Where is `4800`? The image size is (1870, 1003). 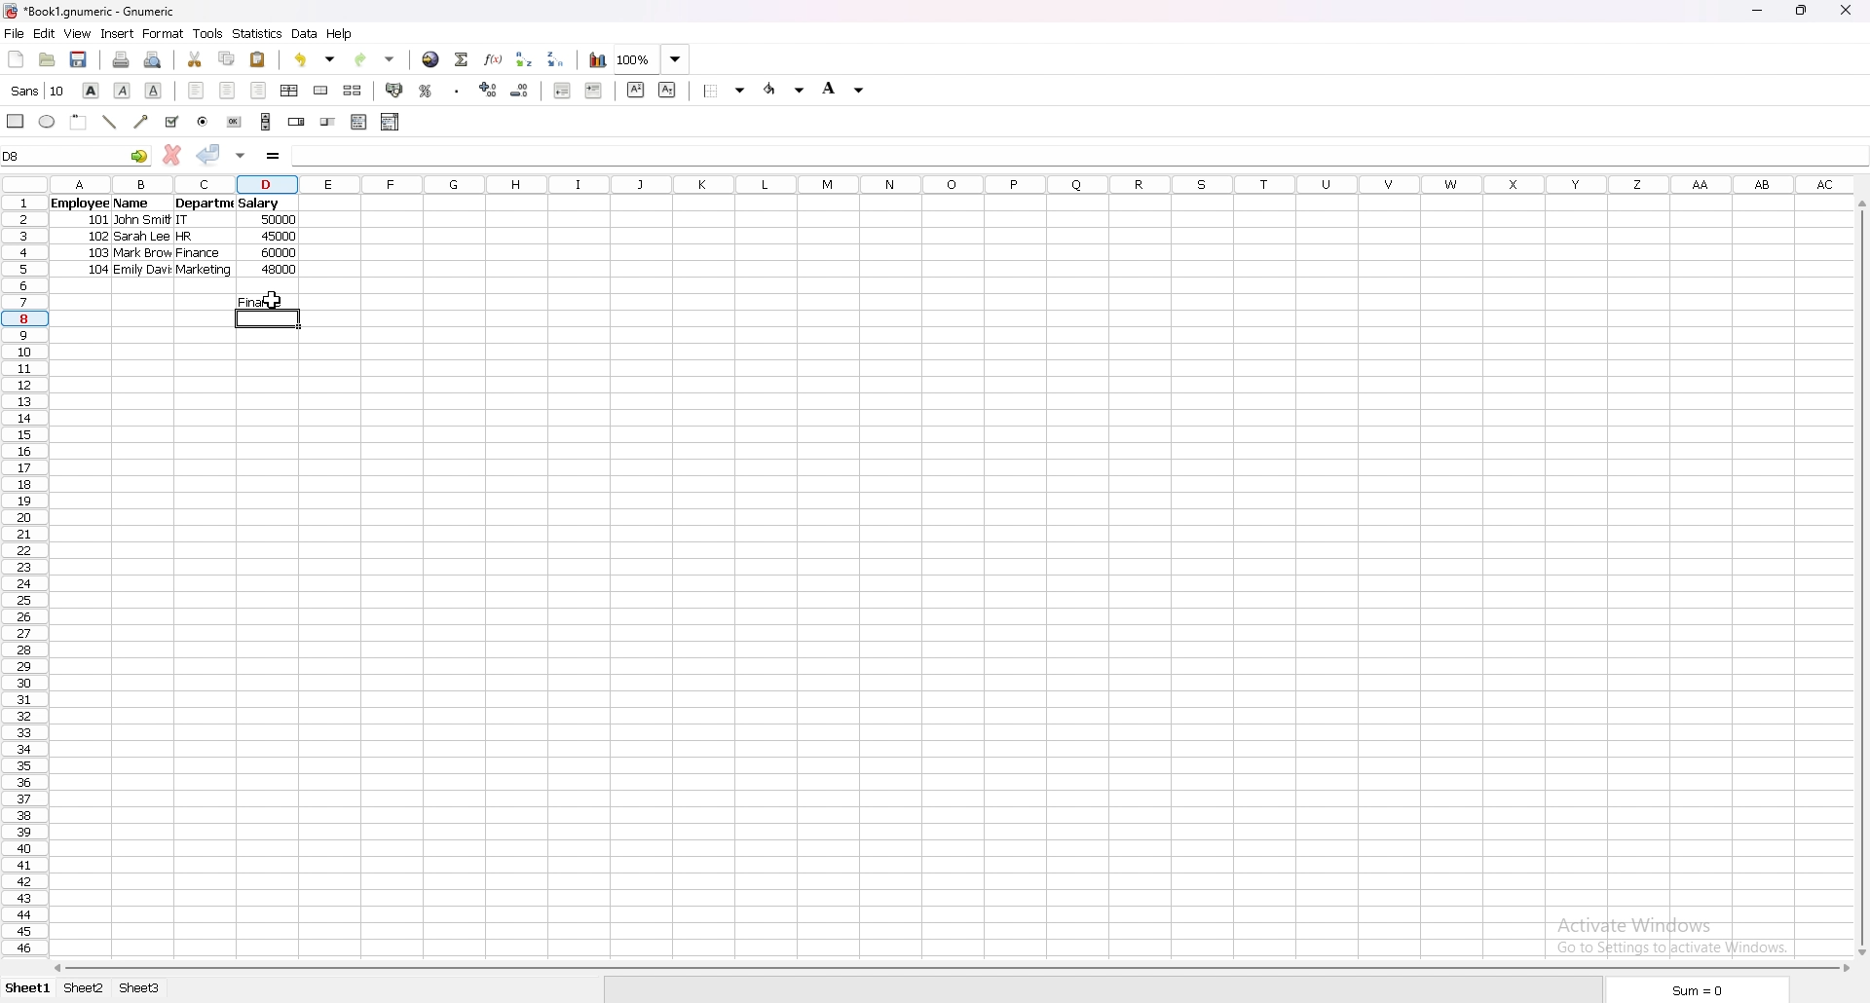
4800 is located at coordinates (281, 274).